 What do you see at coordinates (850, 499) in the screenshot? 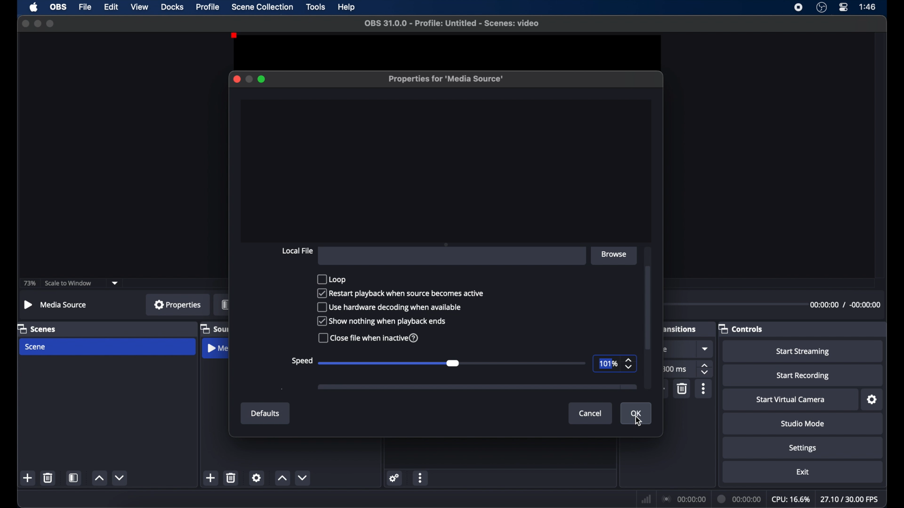
I see `fps` at bounding box center [850, 499].